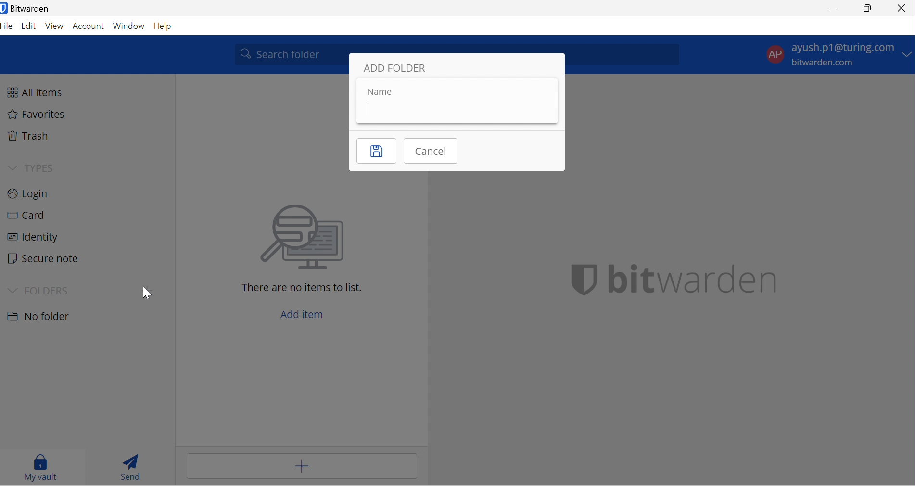 Image resolution: width=915 pixels, height=486 pixels. Describe the element at coordinates (831, 8) in the screenshot. I see `Minimize` at that location.